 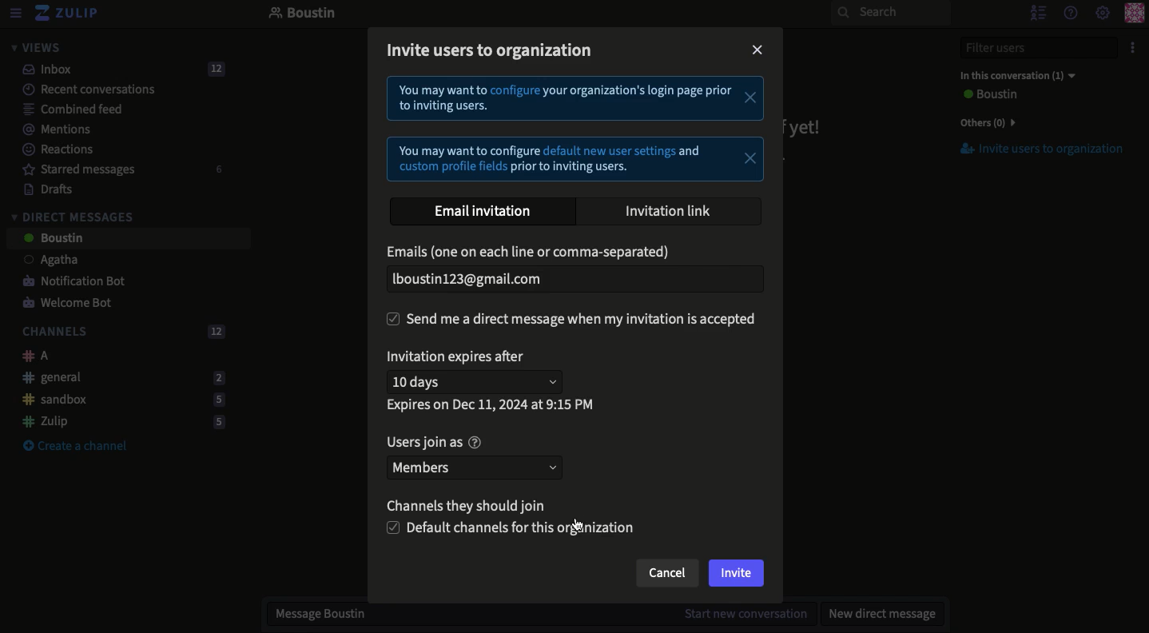 What do you see at coordinates (75, 447) in the screenshot?
I see `Create a channel` at bounding box center [75, 447].